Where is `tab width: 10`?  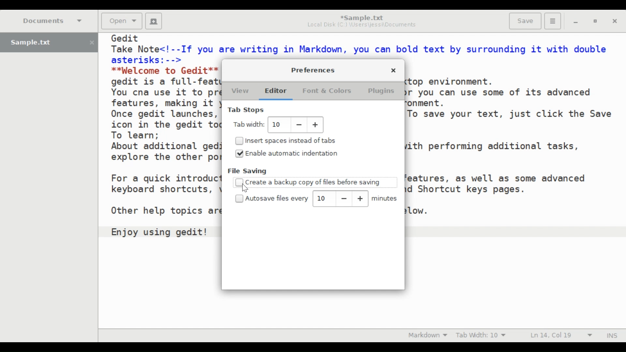
tab width: 10 is located at coordinates (278, 125).